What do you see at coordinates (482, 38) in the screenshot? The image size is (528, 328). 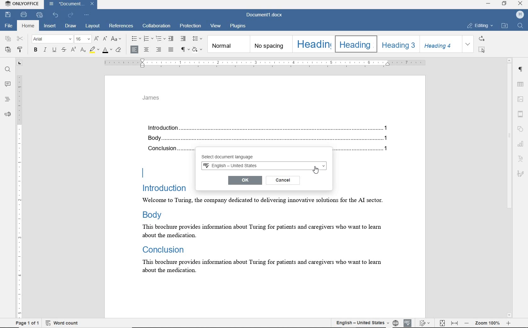 I see `REPLACE` at bounding box center [482, 38].